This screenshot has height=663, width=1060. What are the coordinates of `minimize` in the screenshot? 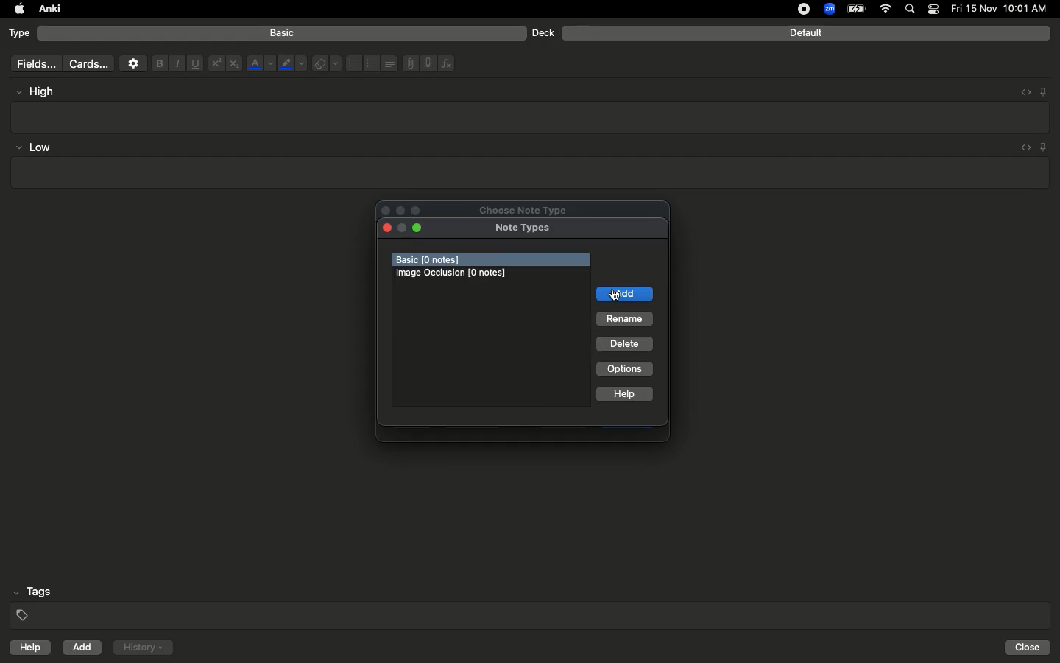 It's located at (400, 209).